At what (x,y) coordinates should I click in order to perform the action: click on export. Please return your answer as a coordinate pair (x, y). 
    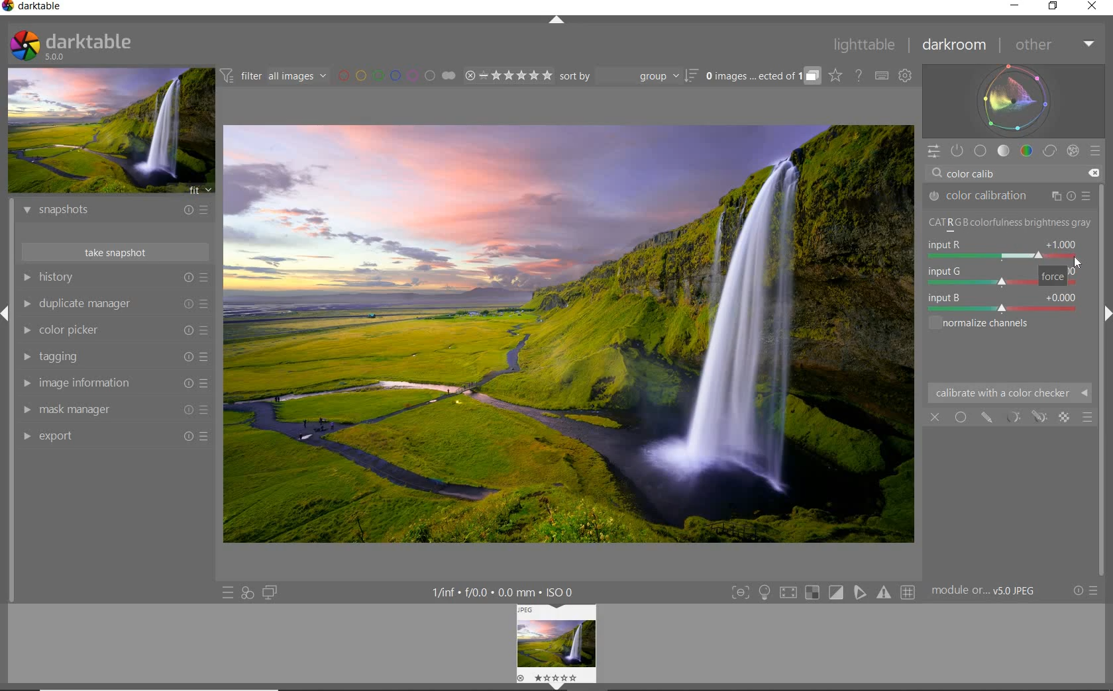
    Looking at the image, I should click on (117, 438).